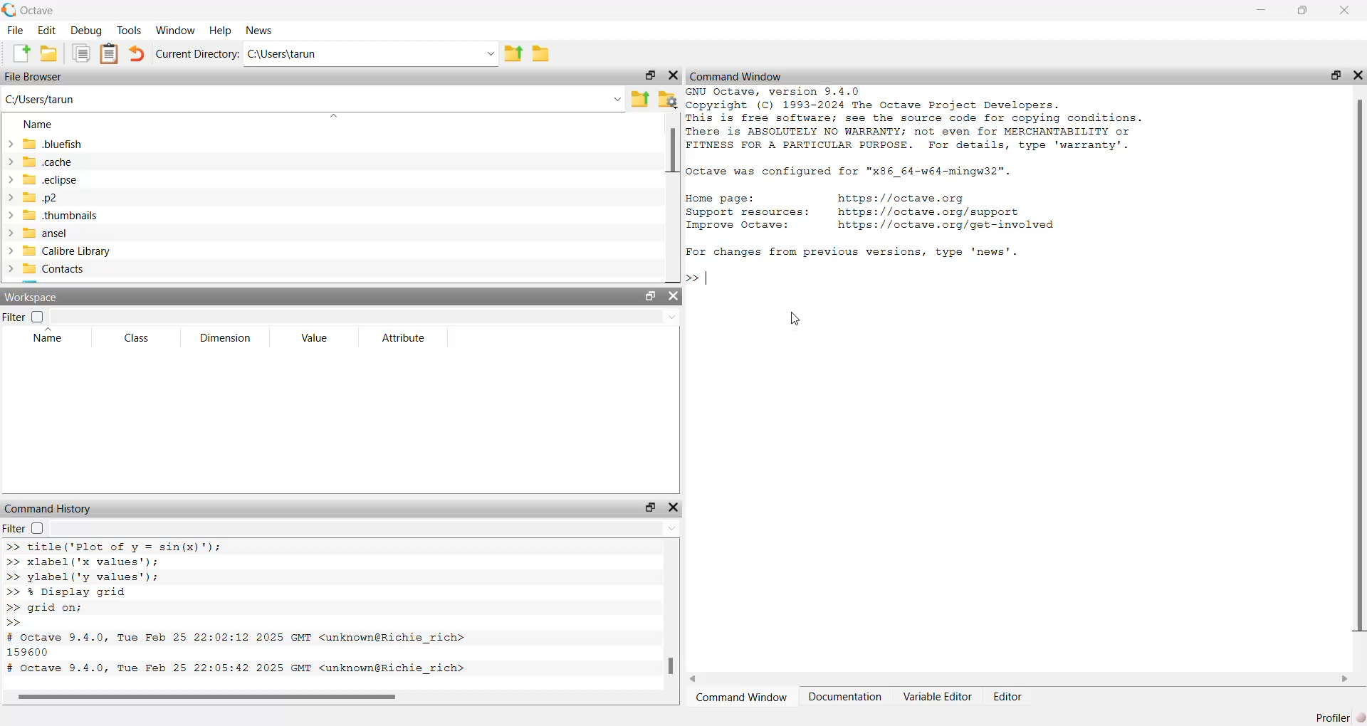  Describe the element at coordinates (221, 31) in the screenshot. I see `Help` at that location.